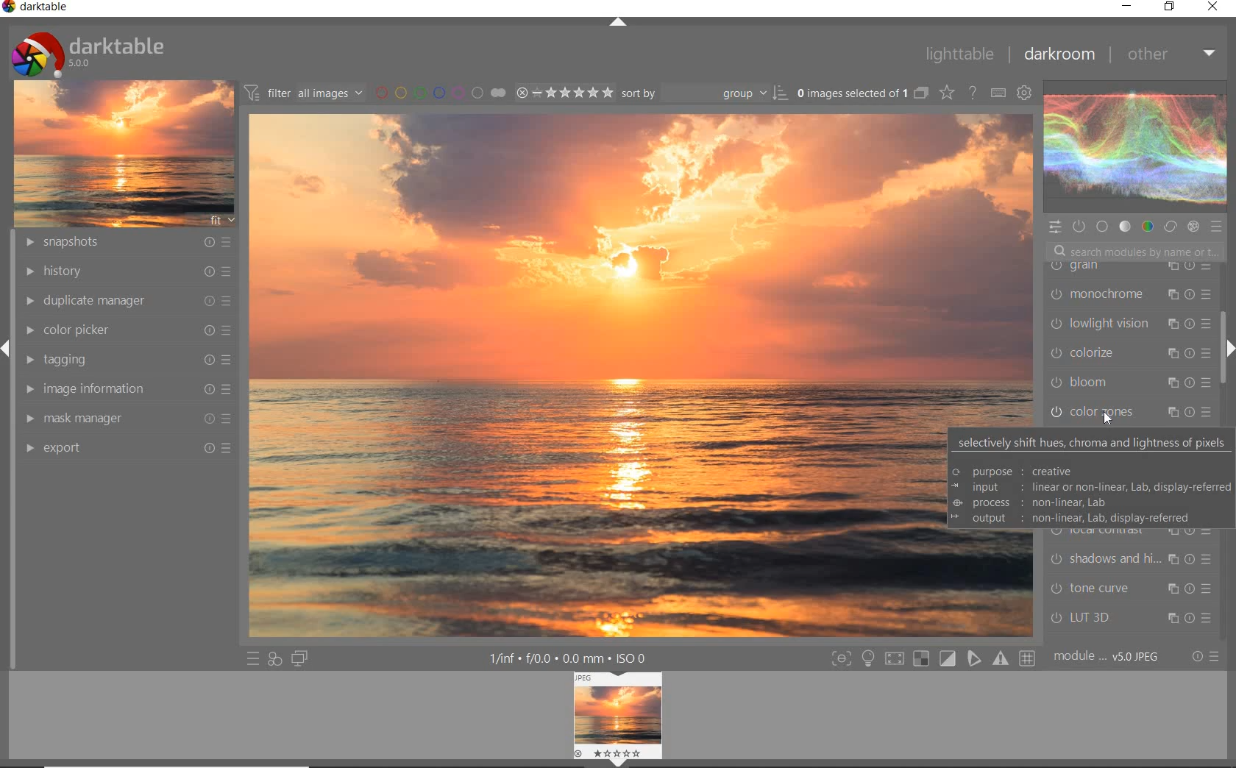  Describe the element at coordinates (1171, 227) in the screenshot. I see `CORRECT` at that location.